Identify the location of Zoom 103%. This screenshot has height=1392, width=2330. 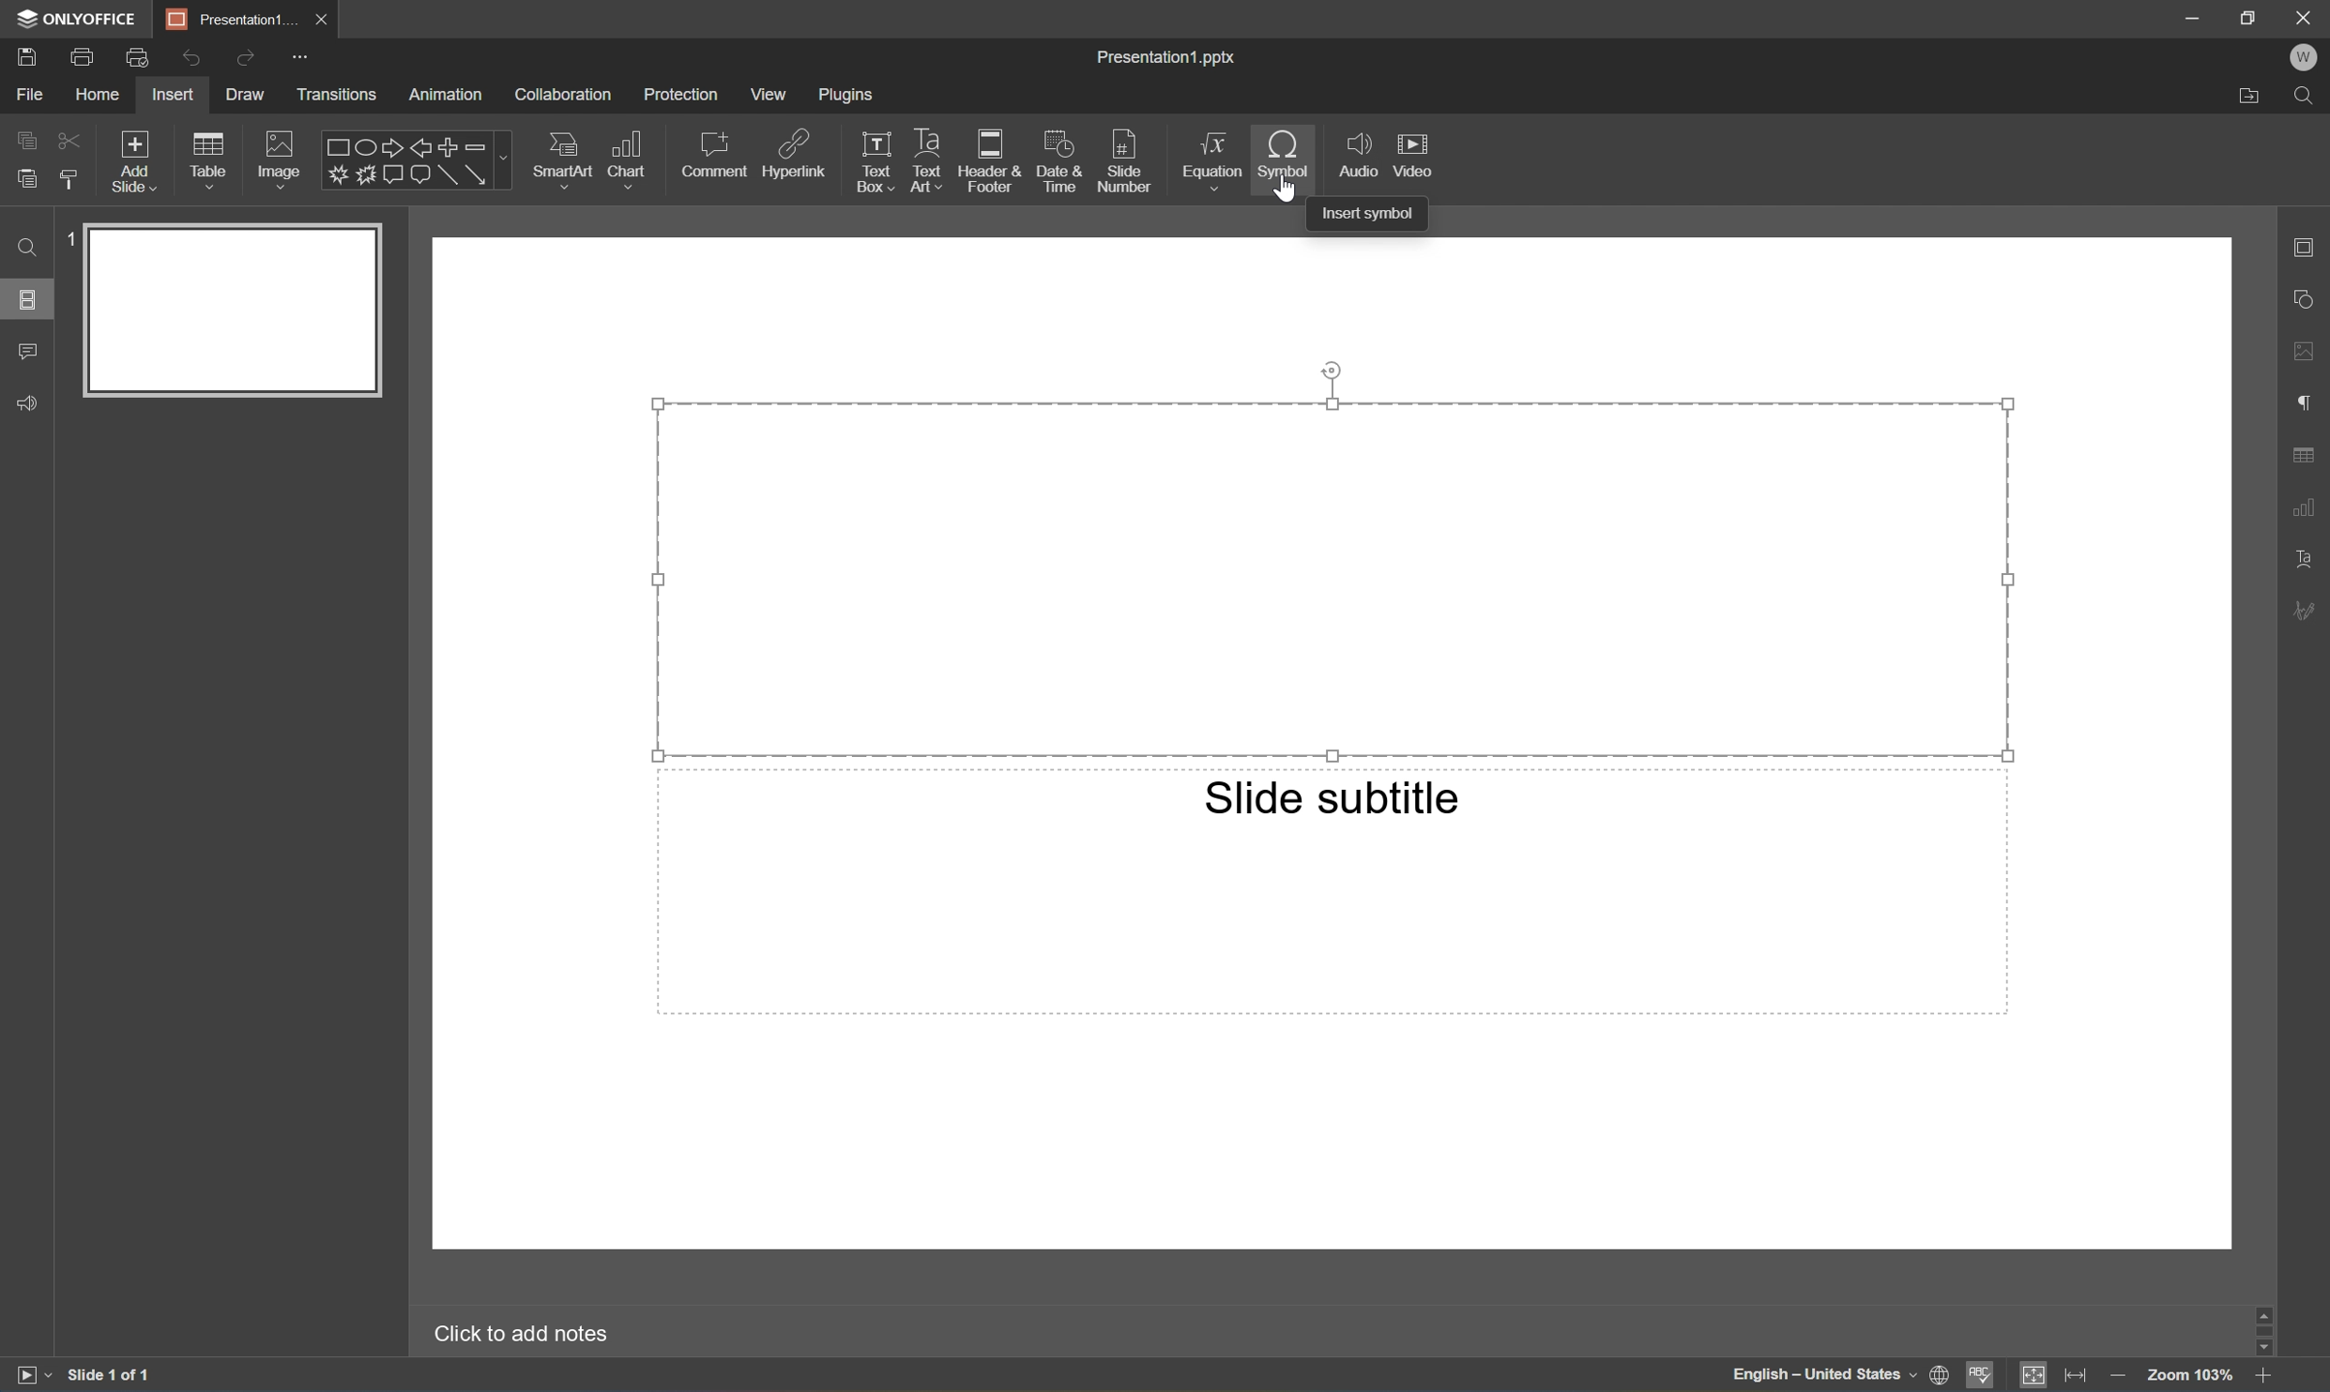
(2192, 1378).